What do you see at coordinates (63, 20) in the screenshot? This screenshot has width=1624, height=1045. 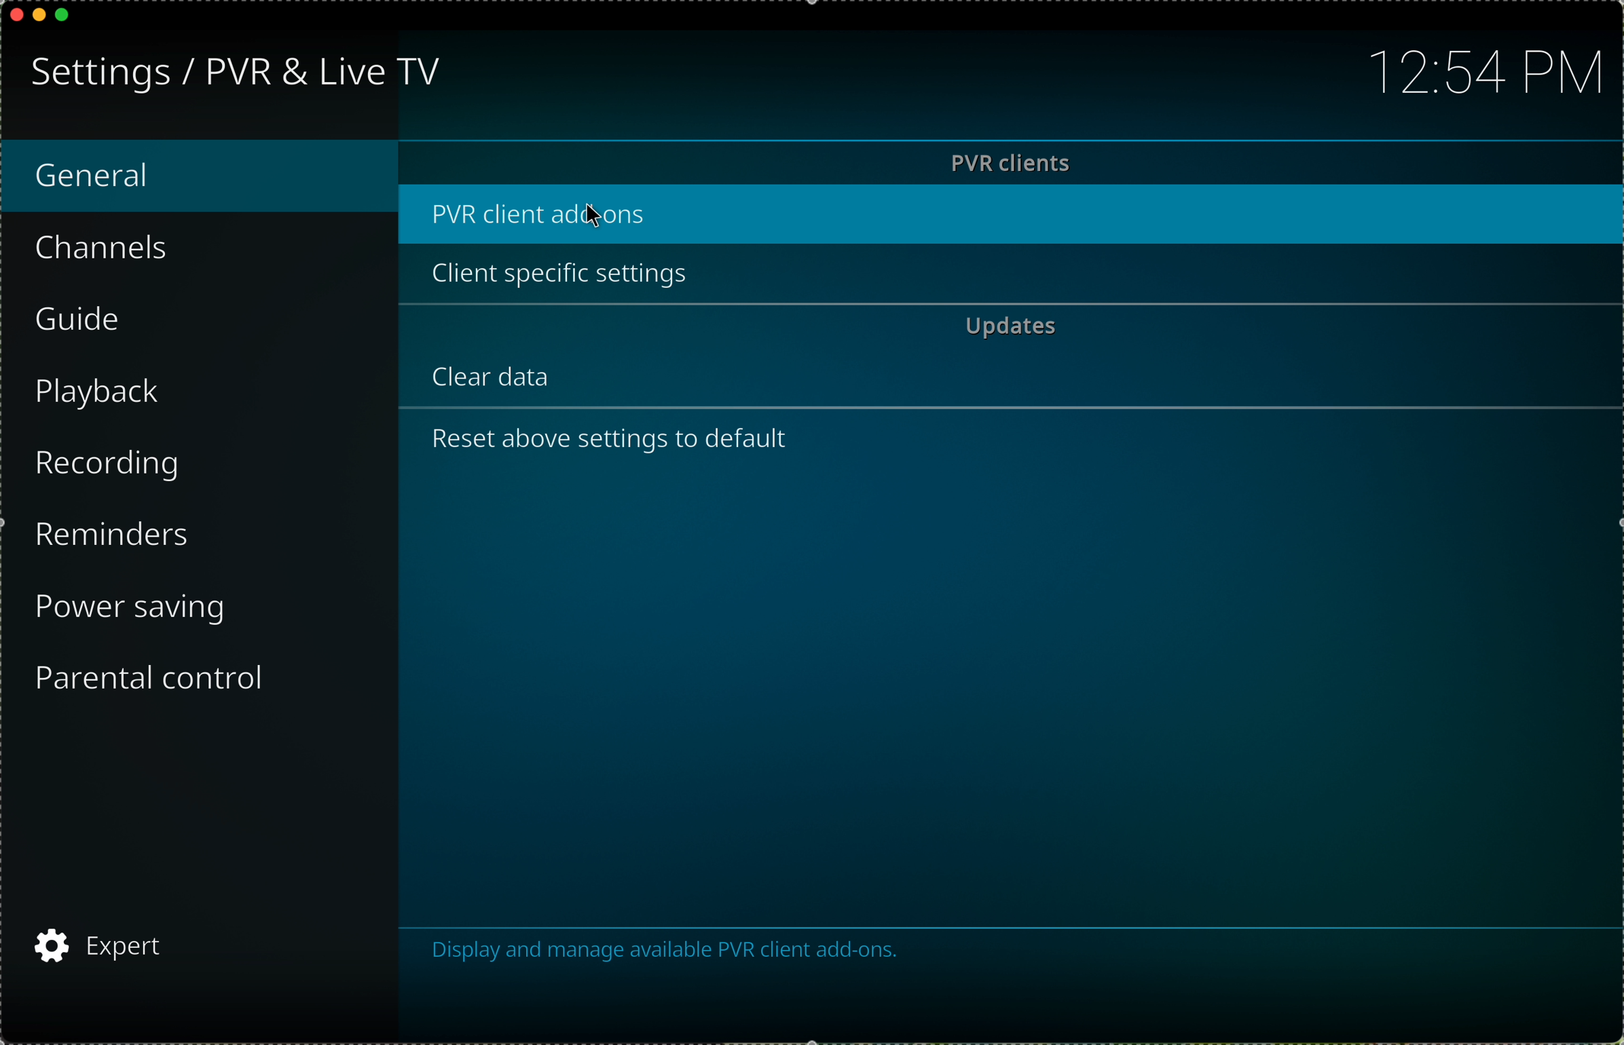 I see `maximize` at bounding box center [63, 20].